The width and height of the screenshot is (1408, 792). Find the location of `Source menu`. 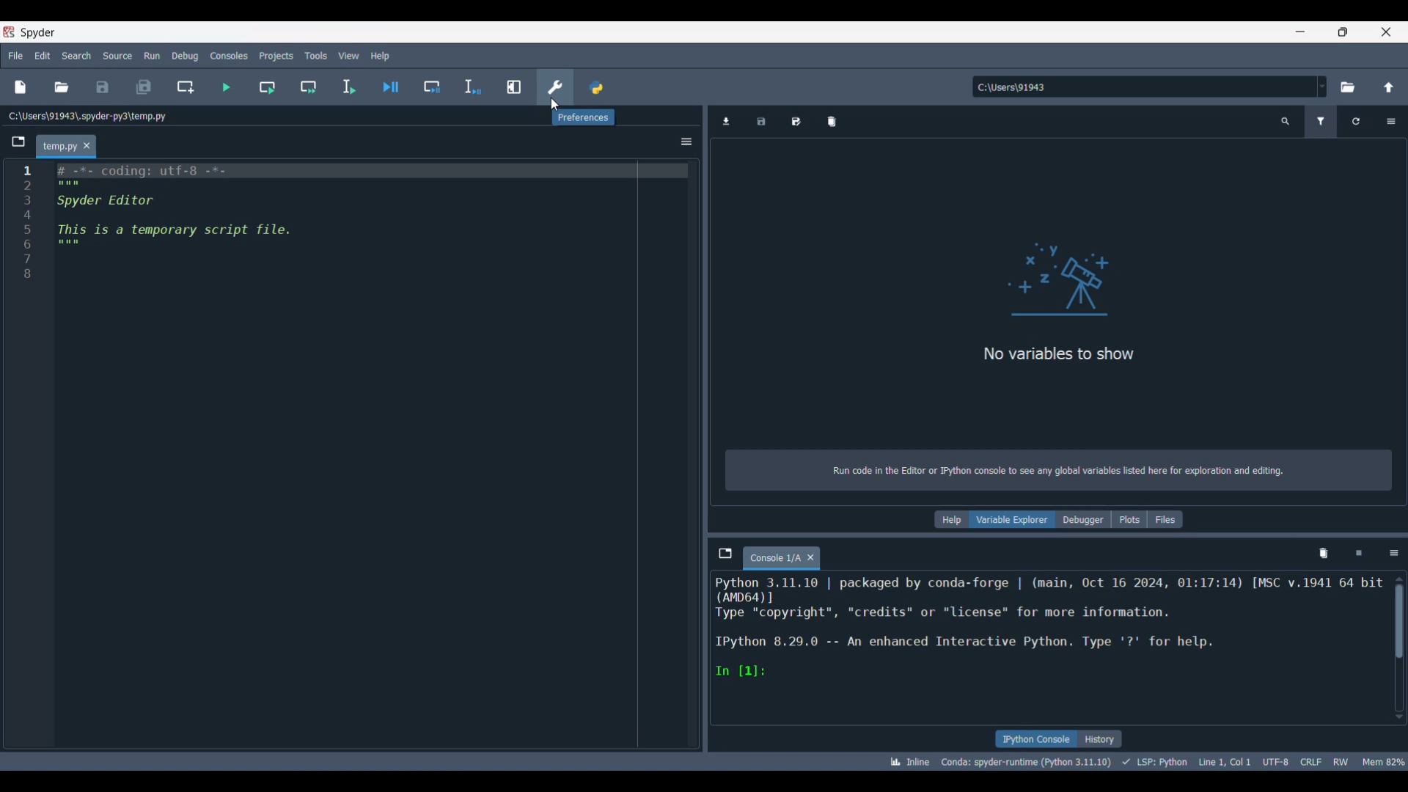

Source menu is located at coordinates (117, 56).